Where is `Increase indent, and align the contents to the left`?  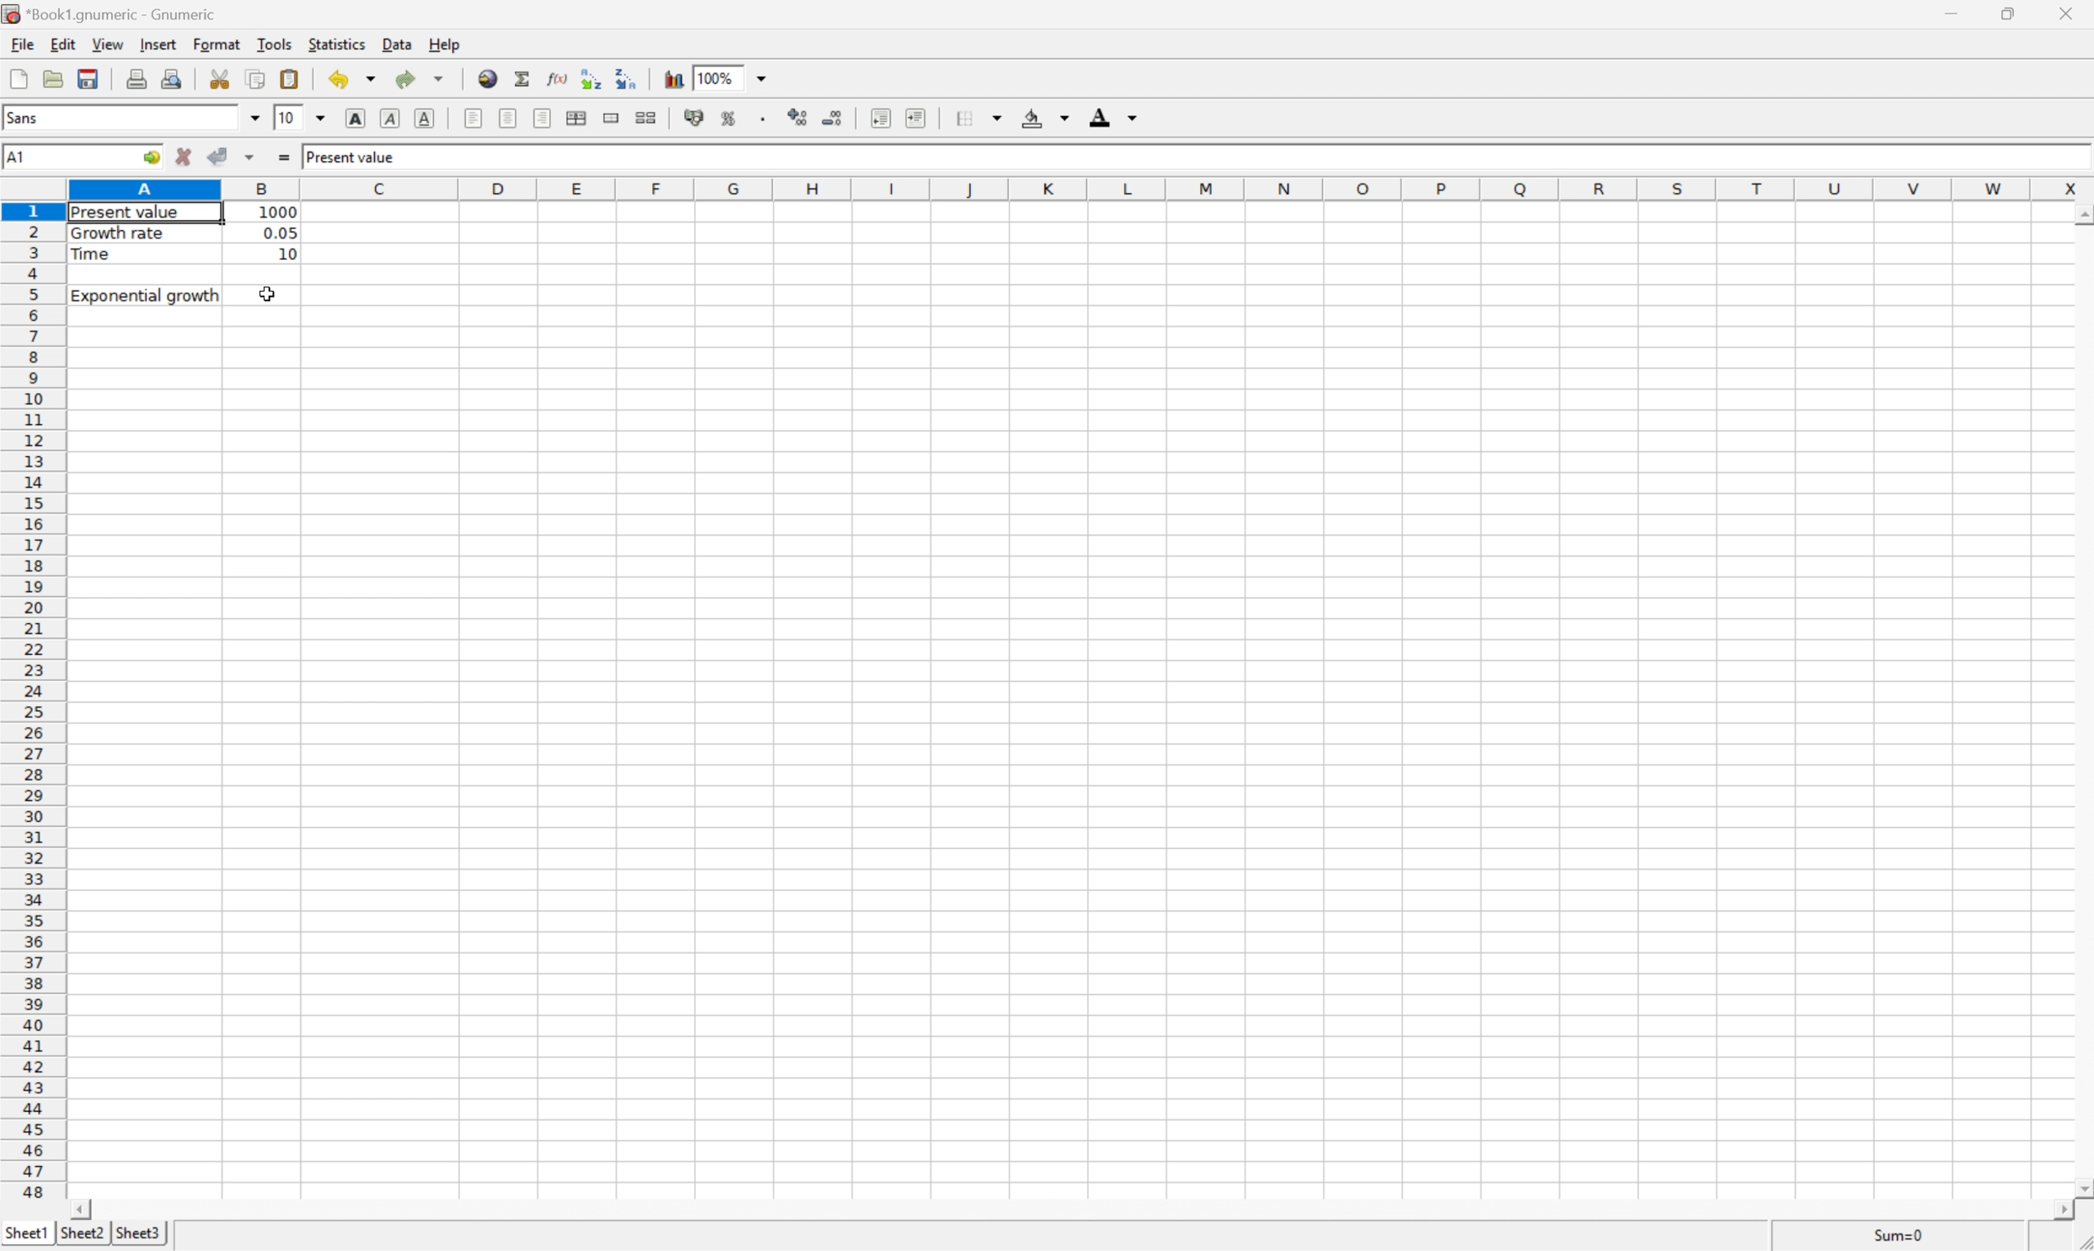
Increase indent, and align the contents to the left is located at coordinates (918, 117).